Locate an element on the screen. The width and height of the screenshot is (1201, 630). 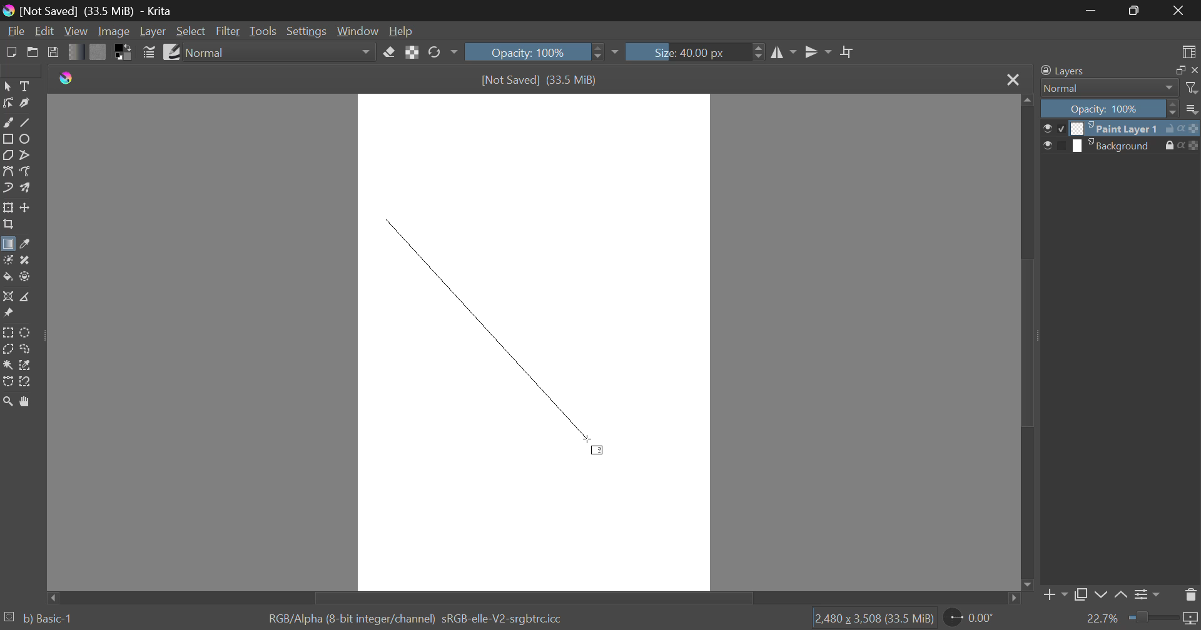
Measurement is located at coordinates (26, 297).